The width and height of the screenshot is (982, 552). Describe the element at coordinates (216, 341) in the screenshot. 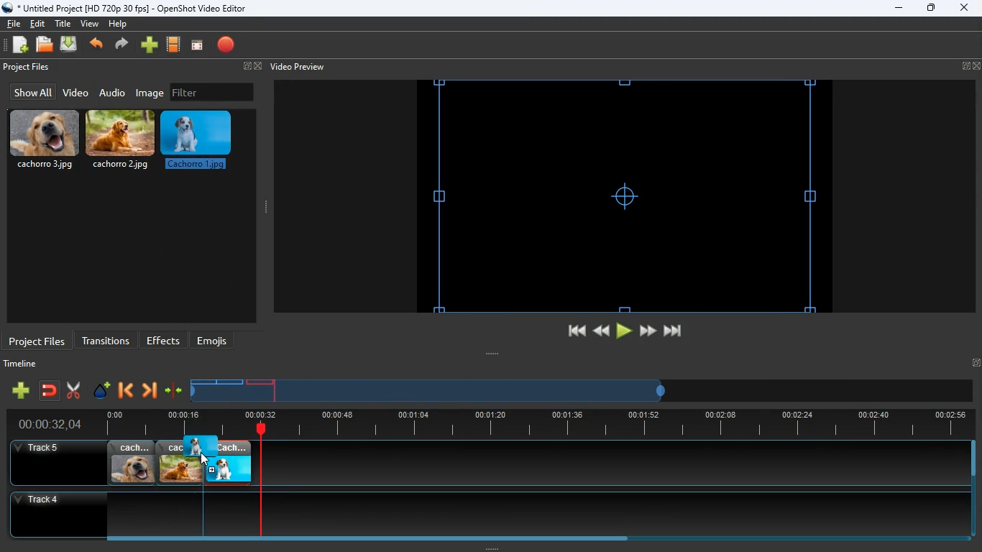

I see `emojis` at that location.